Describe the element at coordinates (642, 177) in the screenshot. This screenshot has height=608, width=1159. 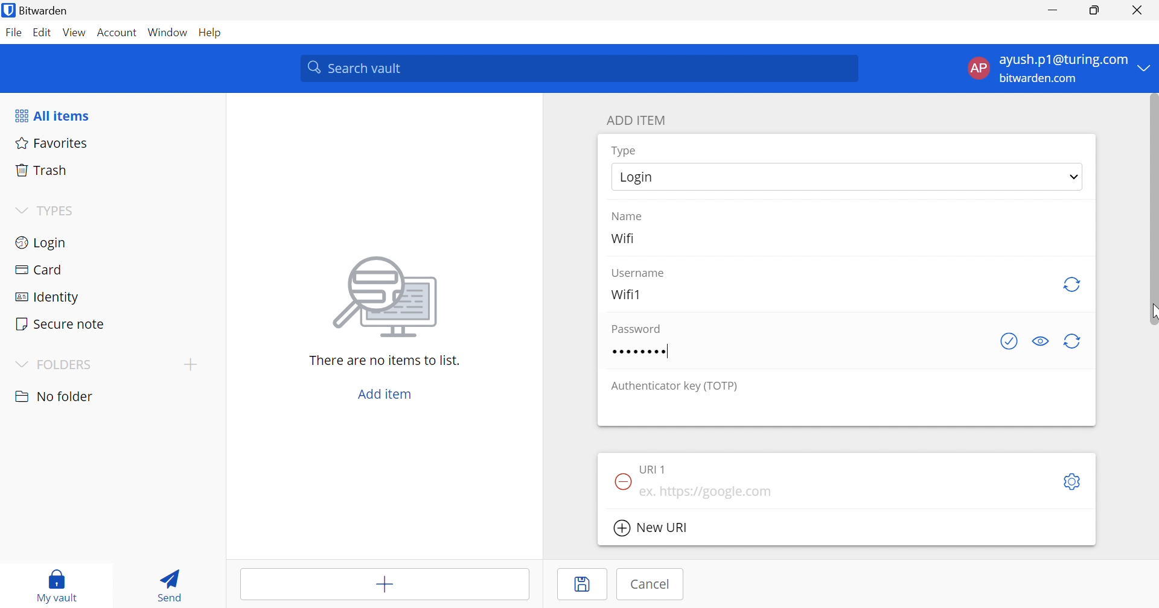
I see `Login` at that location.